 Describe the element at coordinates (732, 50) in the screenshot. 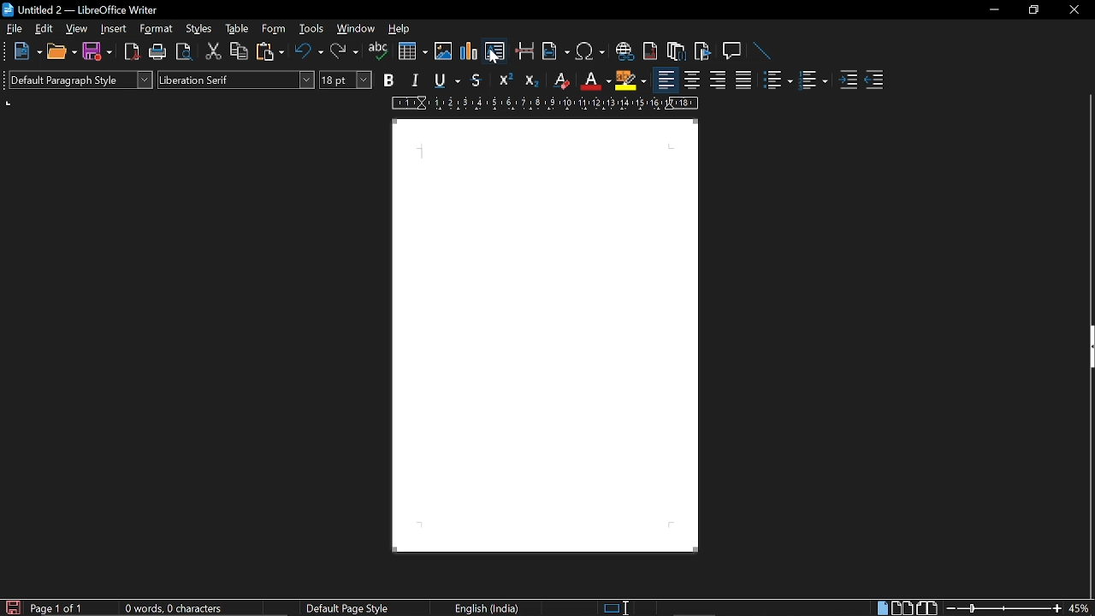

I see `insert comment` at that location.